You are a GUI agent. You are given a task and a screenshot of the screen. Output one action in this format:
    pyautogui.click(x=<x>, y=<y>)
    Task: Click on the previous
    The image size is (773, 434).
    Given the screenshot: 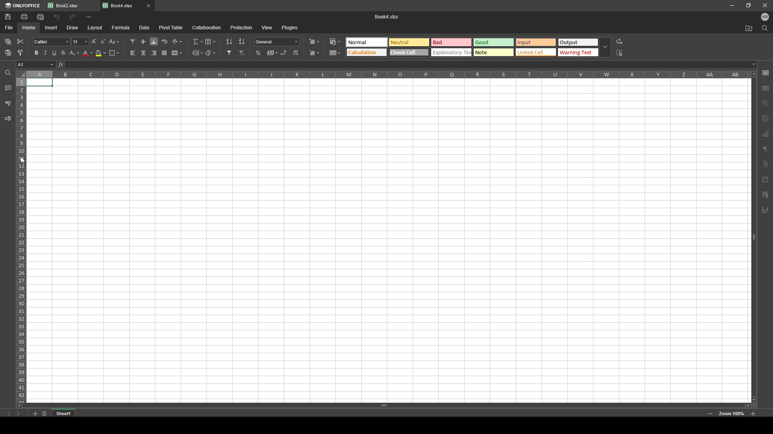 What is the action you would take?
    pyautogui.click(x=9, y=414)
    